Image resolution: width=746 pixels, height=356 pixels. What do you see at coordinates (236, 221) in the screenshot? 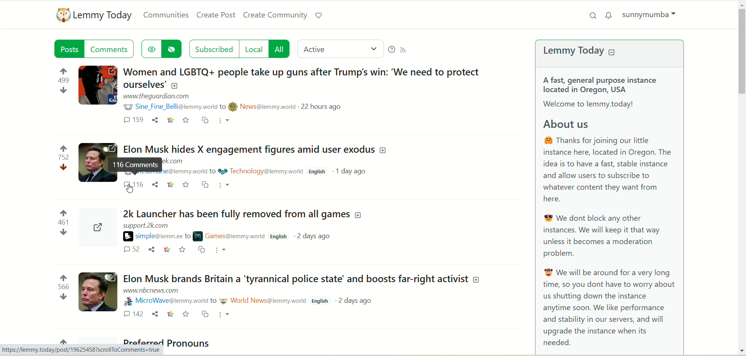
I see `2k Launcher has been fully removed from all games
support. 2k.com
3 simple@iemm.ee to [ff) Games@lemmyworid english - 2 days ago` at bounding box center [236, 221].